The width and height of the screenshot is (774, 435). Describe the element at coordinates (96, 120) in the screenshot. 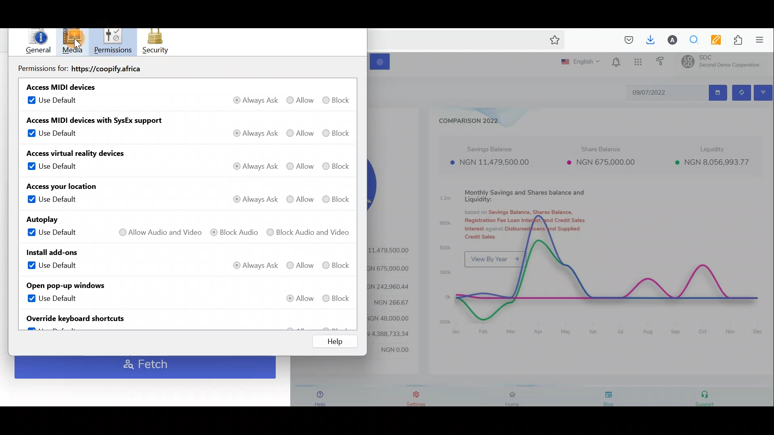

I see `Access MIDI devices with SysEx support` at that location.